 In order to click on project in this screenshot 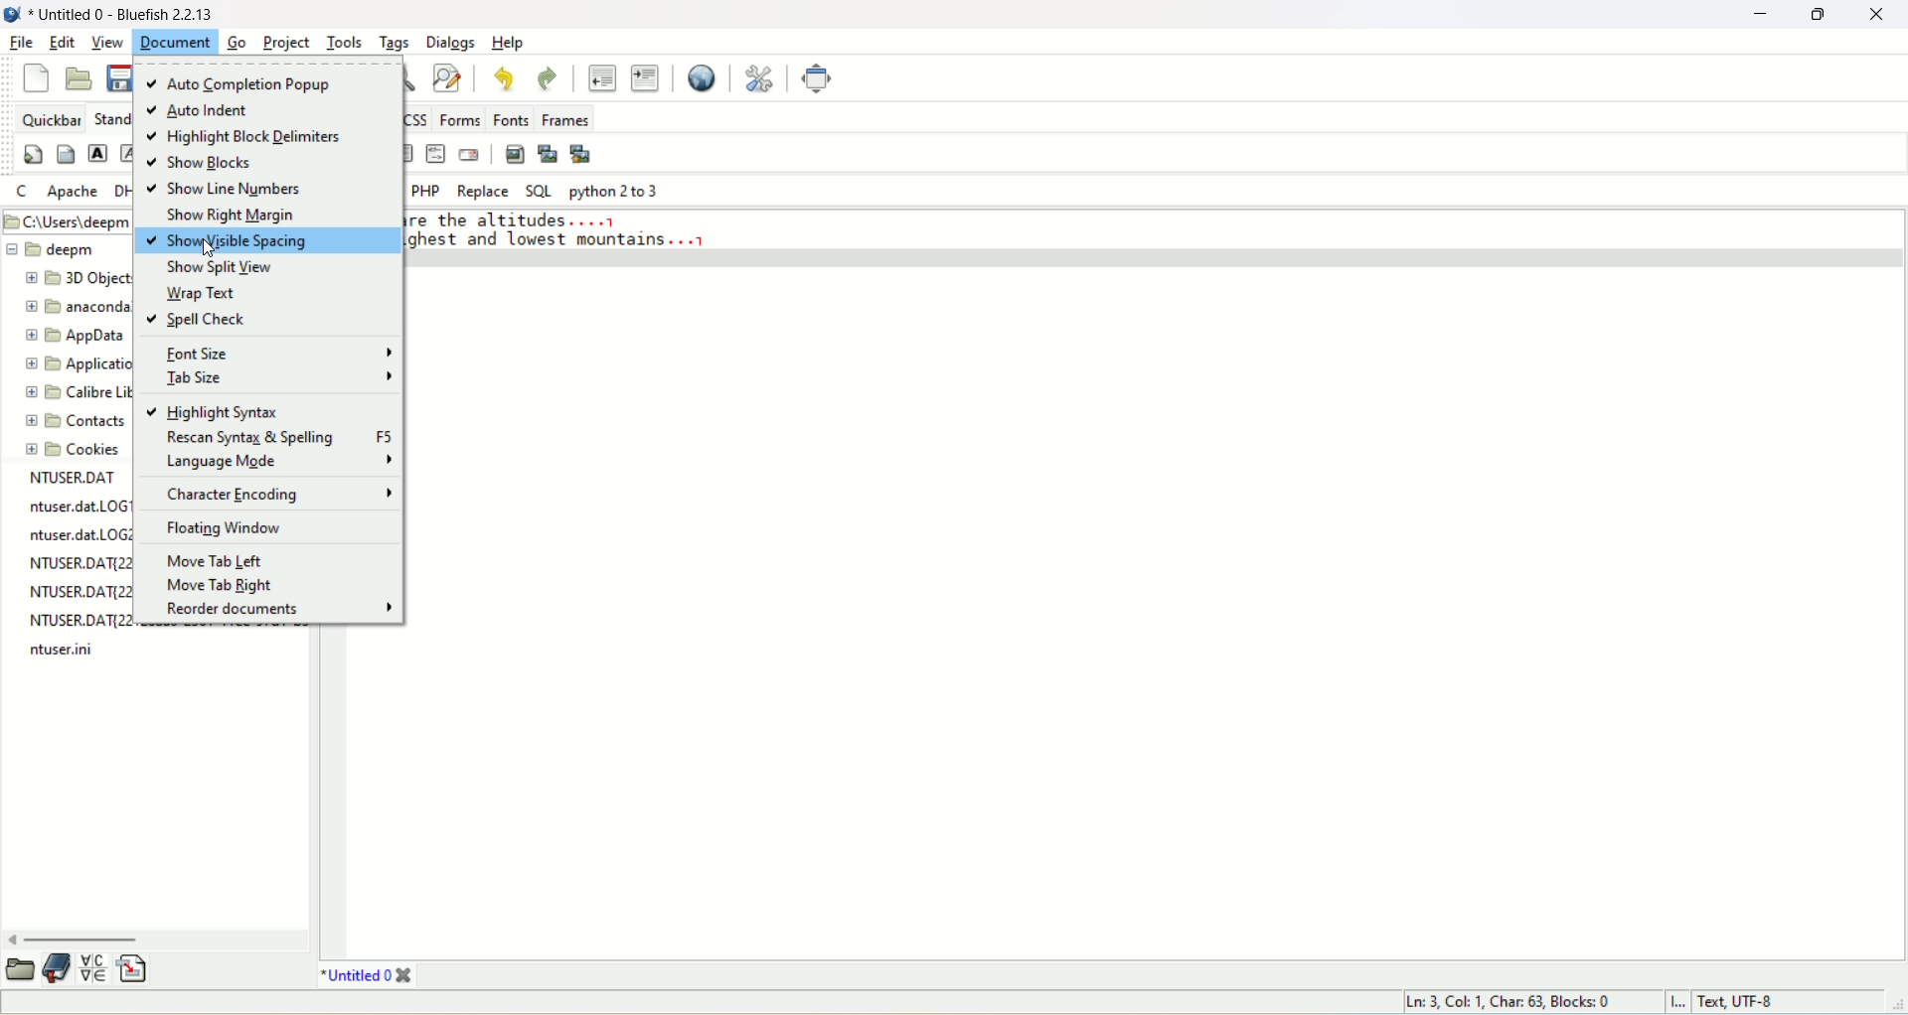, I will do `click(285, 42)`.